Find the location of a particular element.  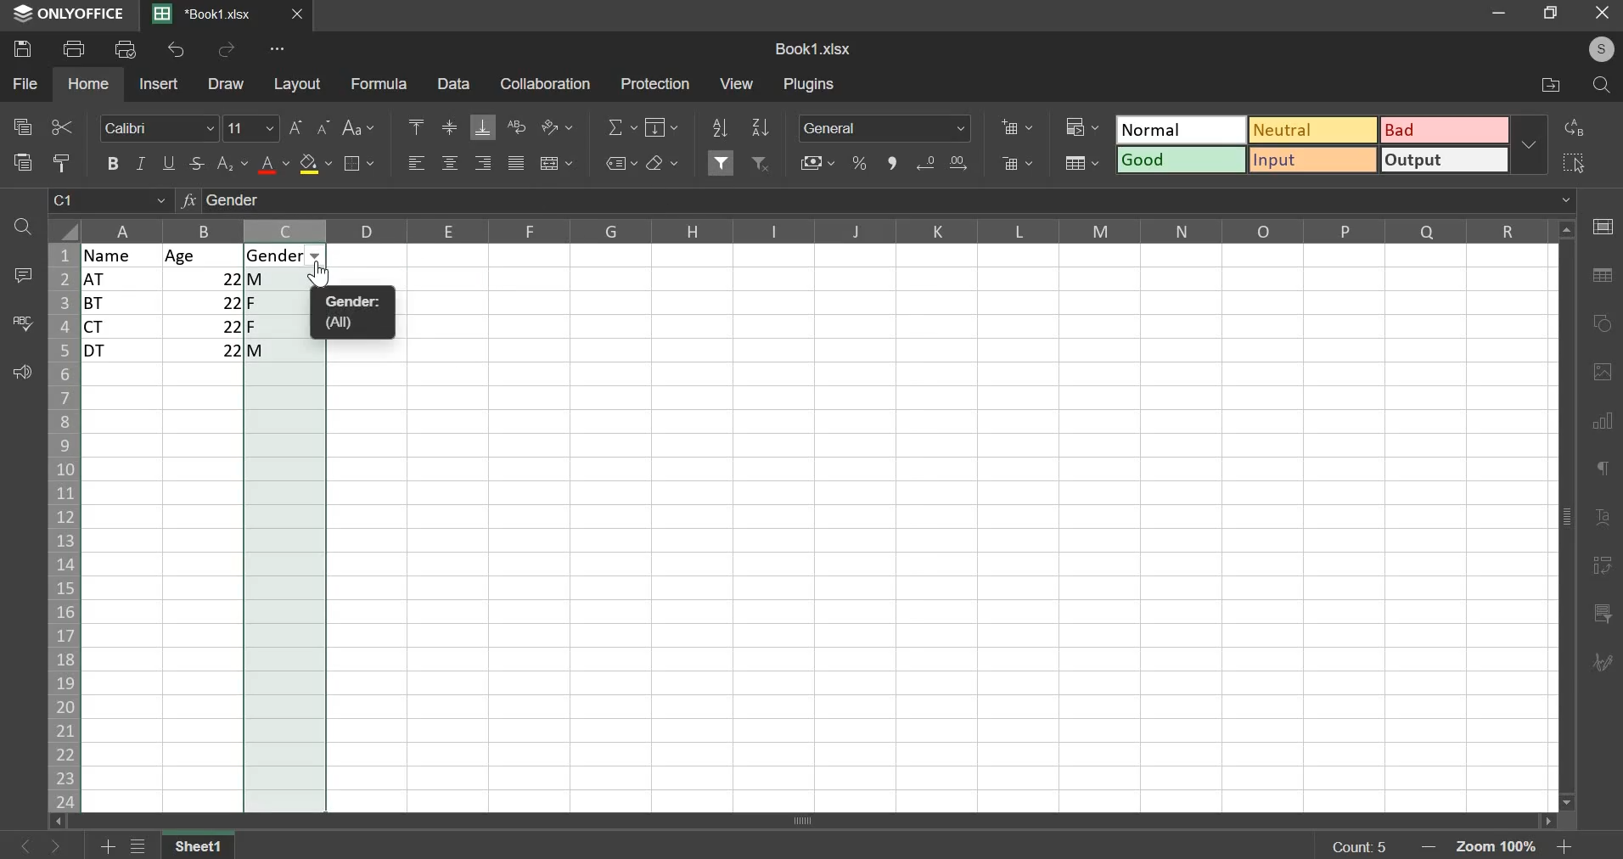

more is located at coordinates (272, 52).